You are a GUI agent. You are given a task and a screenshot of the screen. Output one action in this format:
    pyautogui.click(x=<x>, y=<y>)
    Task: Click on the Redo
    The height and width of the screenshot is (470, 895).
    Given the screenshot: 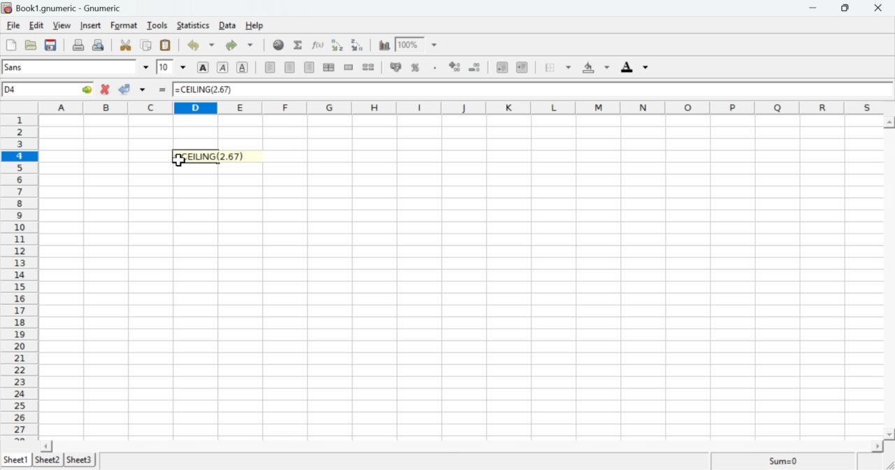 What is the action you would take?
    pyautogui.click(x=242, y=45)
    